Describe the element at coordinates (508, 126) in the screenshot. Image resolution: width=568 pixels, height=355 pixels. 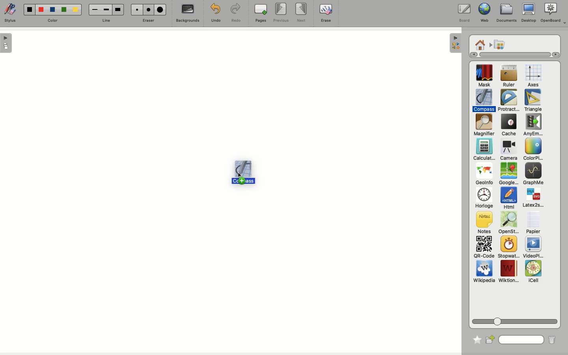
I see `Cache` at that location.